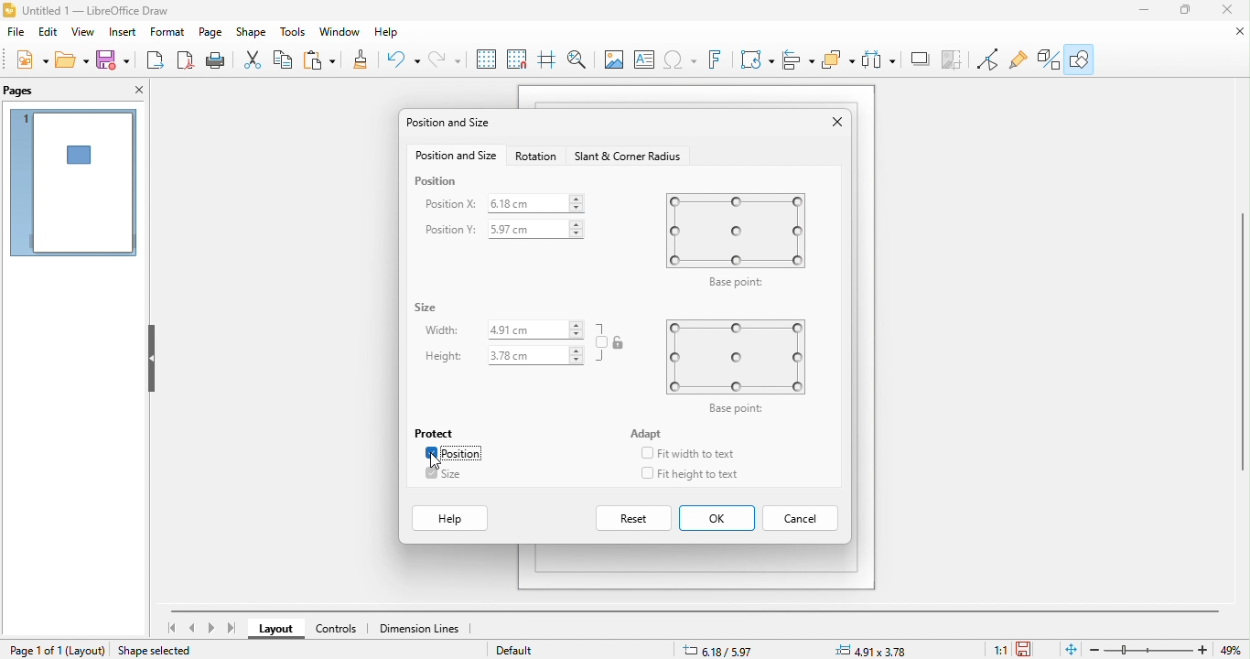 The image size is (1250, 659). Describe the element at coordinates (342, 629) in the screenshot. I see `controls` at that location.